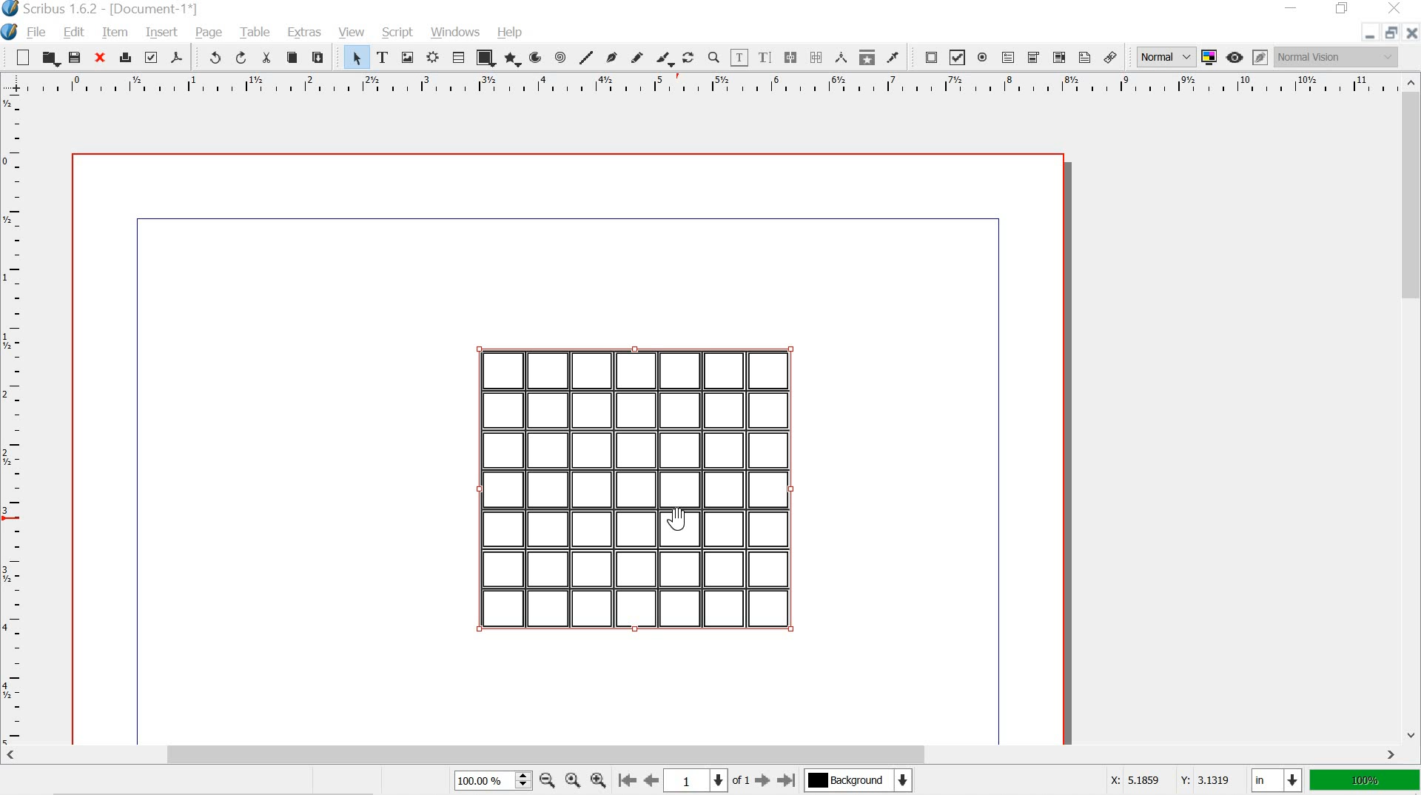 The width and height of the screenshot is (1421, 795). What do you see at coordinates (356, 58) in the screenshot?
I see `select item` at bounding box center [356, 58].